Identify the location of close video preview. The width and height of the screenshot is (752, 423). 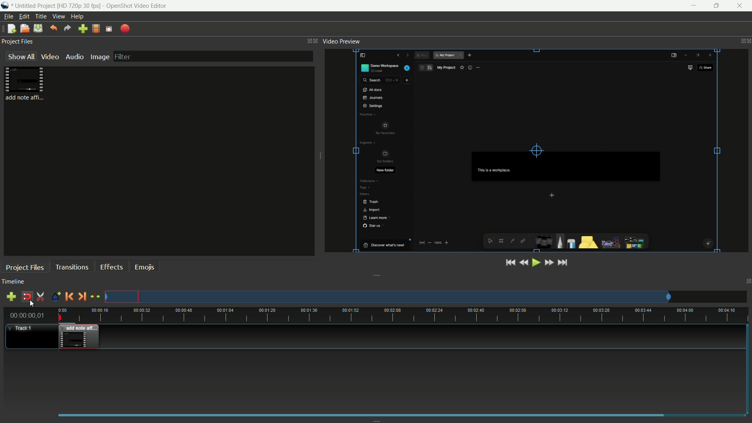
(747, 41).